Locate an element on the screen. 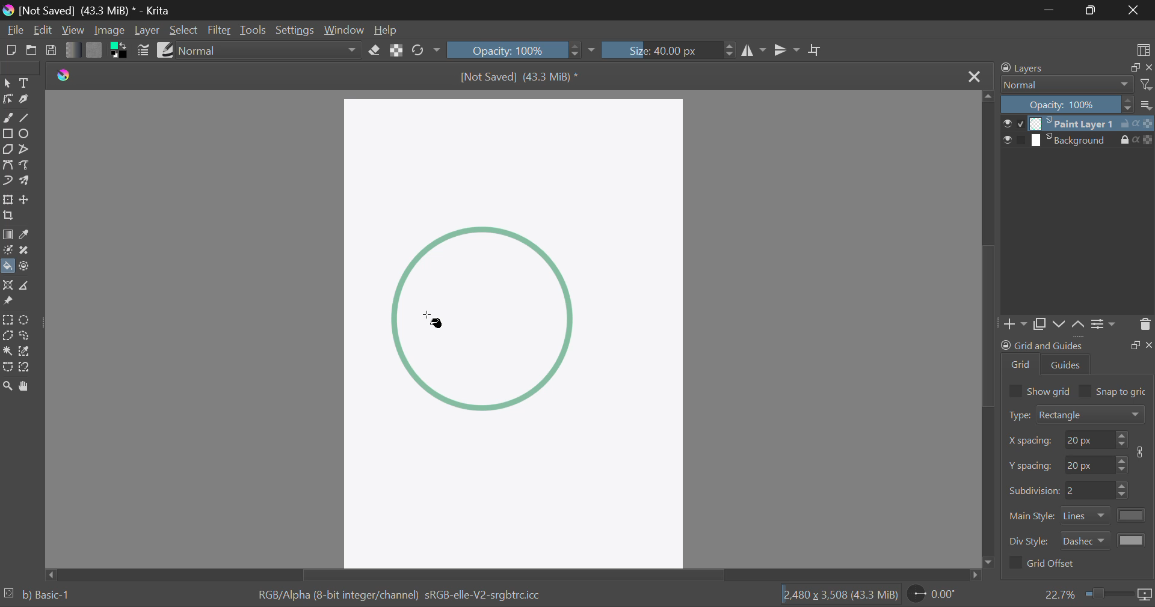 The image size is (1155, 607). Dynamic Brush is located at coordinates (8, 181).